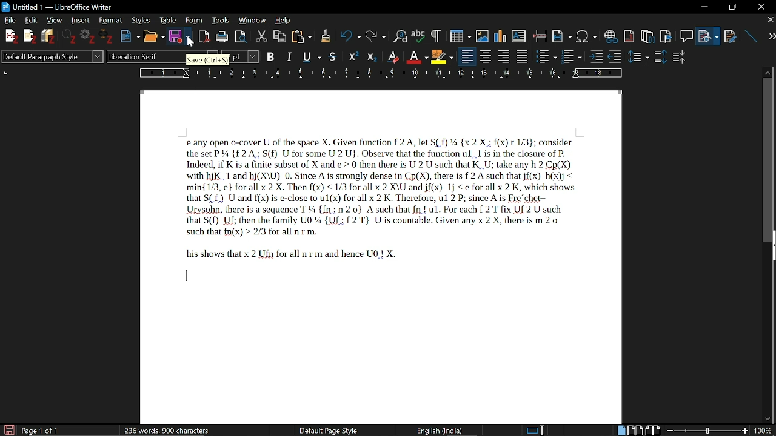 This screenshot has width=776, height=436. What do you see at coordinates (768, 159) in the screenshot?
I see `vertical scroll bar` at bounding box center [768, 159].